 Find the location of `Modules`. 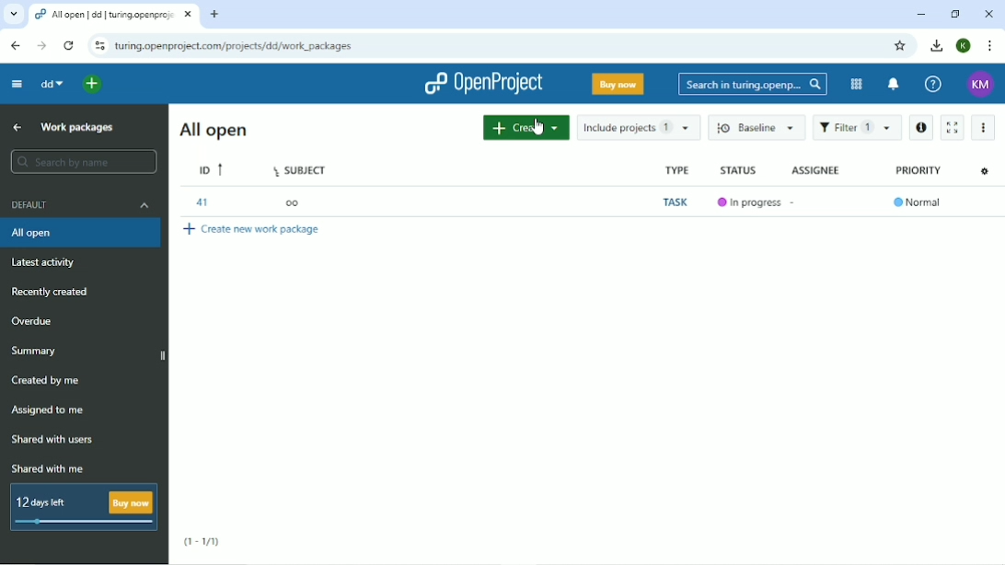

Modules is located at coordinates (855, 85).